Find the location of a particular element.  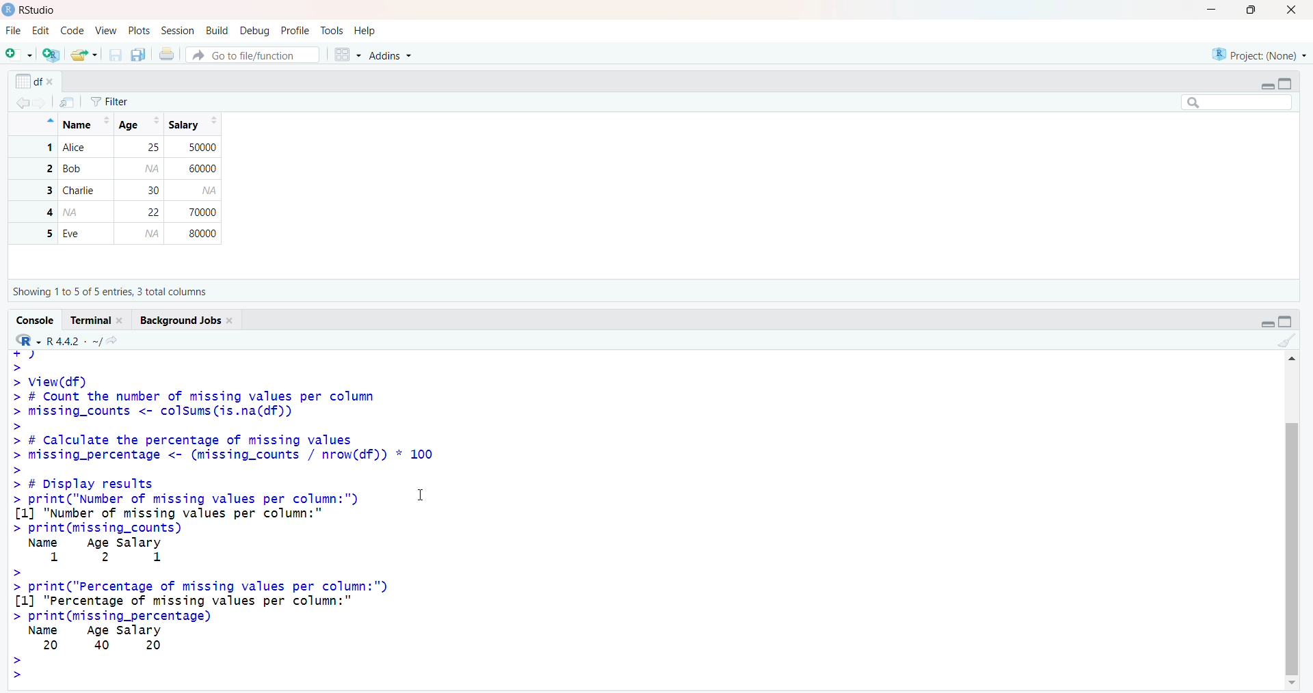

Down is located at coordinates (1292, 683).